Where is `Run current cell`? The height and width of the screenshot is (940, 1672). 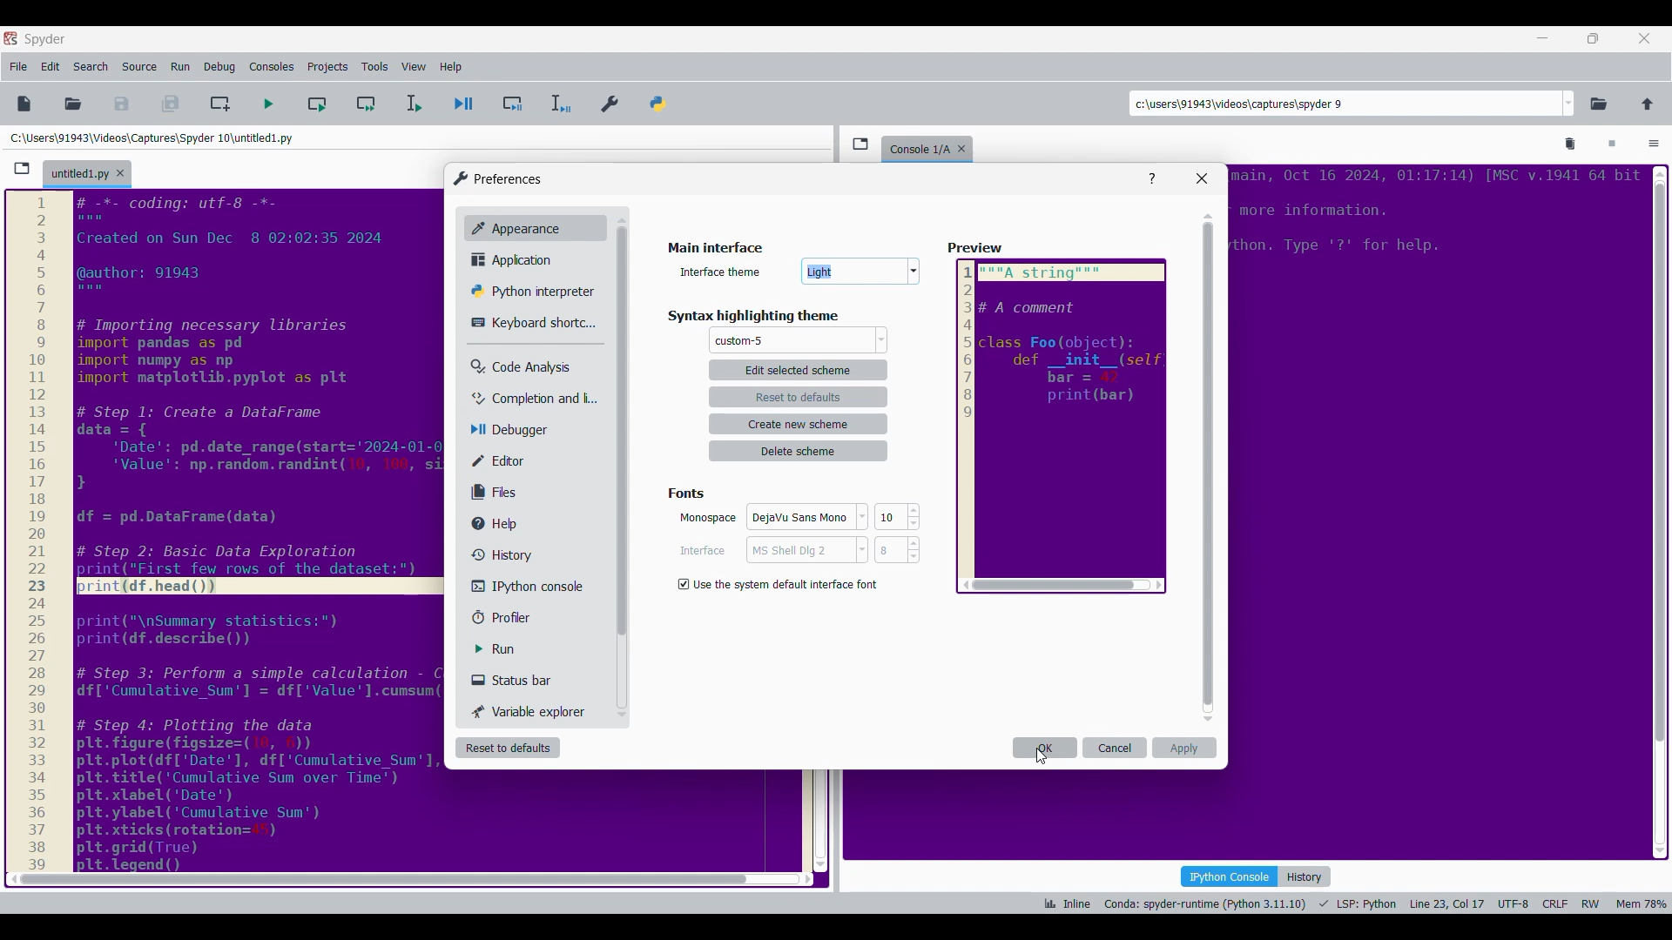
Run current cell is located at coordinates (317, 104).